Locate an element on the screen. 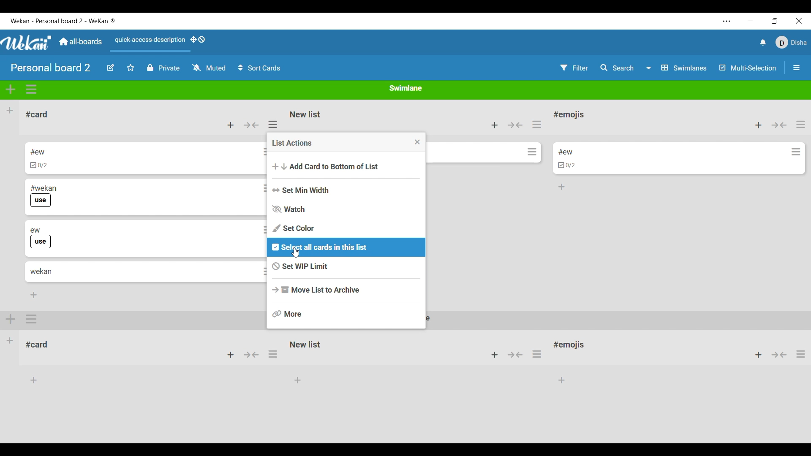 The width and height of the screenshot is (811, 456). Indicates card has checklists is located at coordinates (568, 165).